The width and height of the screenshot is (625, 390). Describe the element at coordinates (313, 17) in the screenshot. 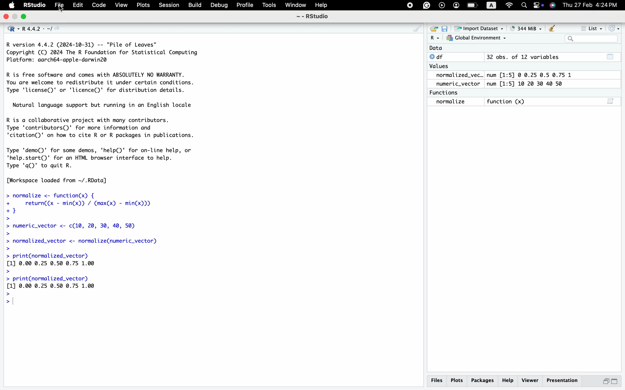

I see `~ - RStudio` at that location.